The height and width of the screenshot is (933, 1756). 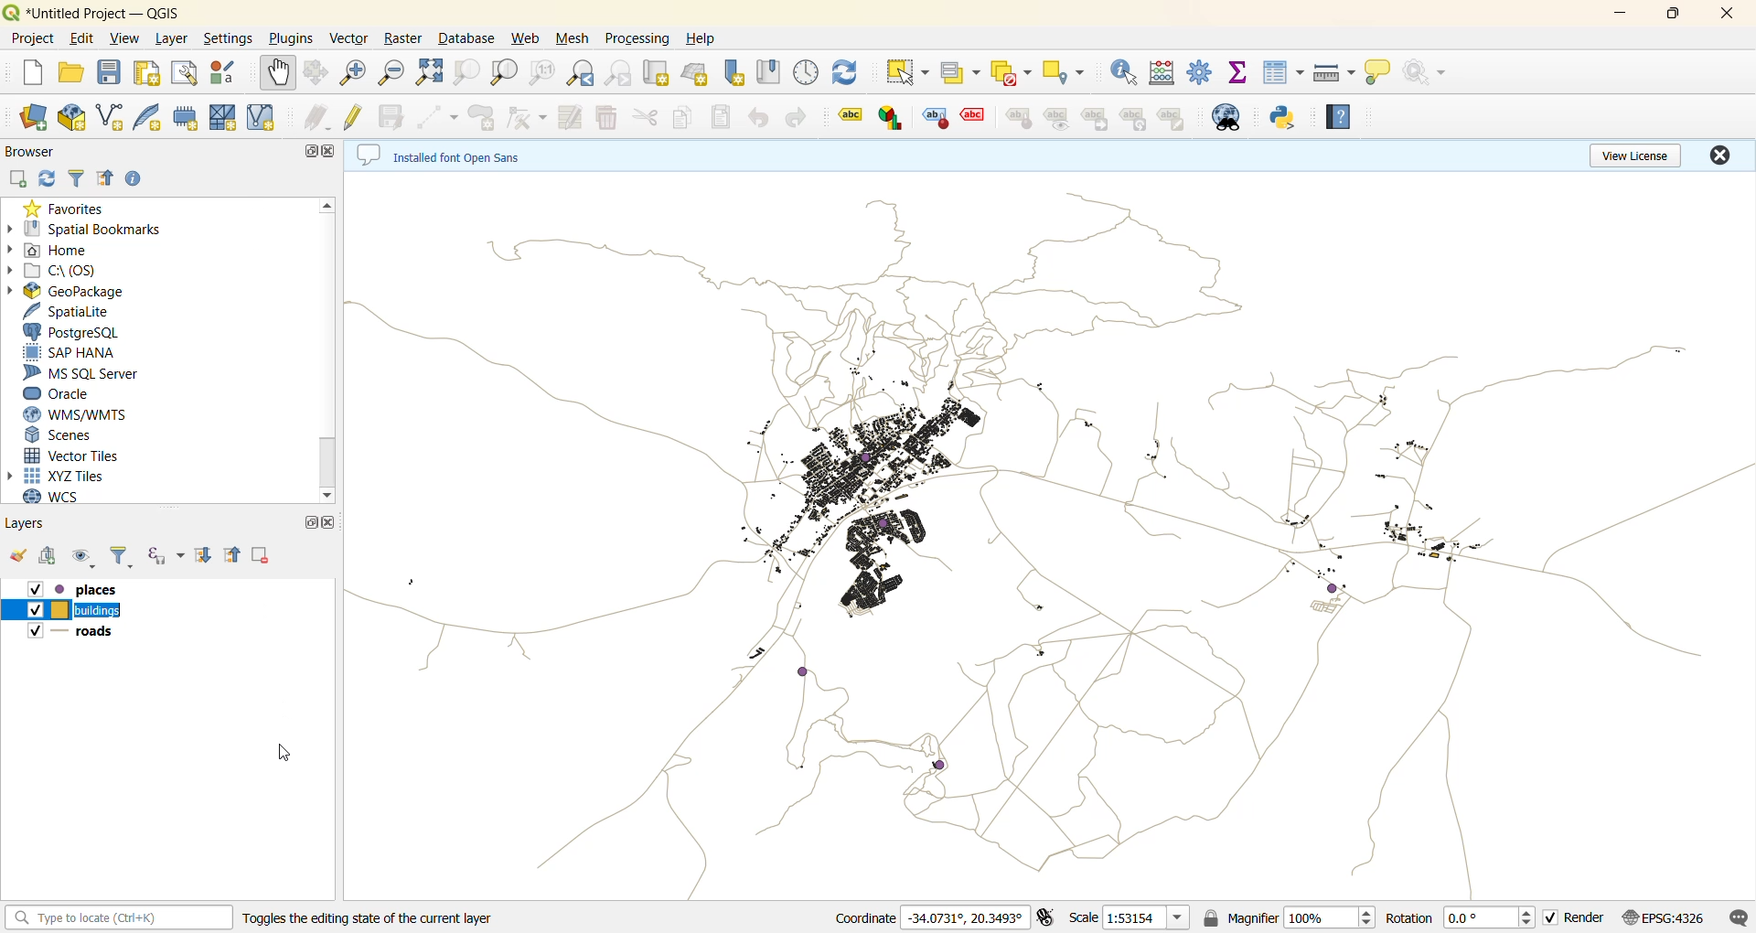 What do you see at coordinates (49, 178) in the screenshot?
I see `refresh` at bounding box center [49, 178].